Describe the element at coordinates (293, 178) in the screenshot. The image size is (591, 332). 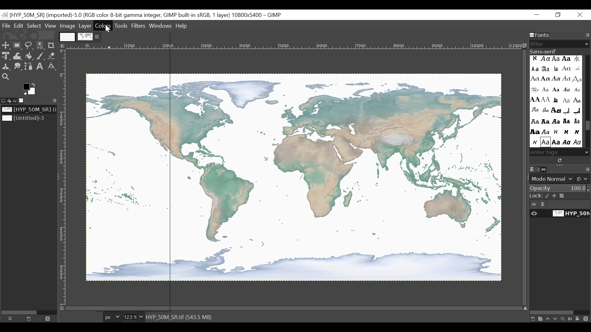
I see `Image` at that location.